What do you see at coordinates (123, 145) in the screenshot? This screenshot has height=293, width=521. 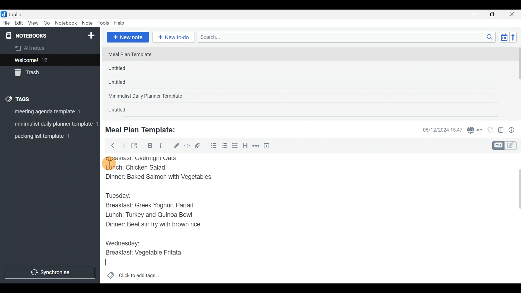 I see `Forward` at bounding box center [123, 145].